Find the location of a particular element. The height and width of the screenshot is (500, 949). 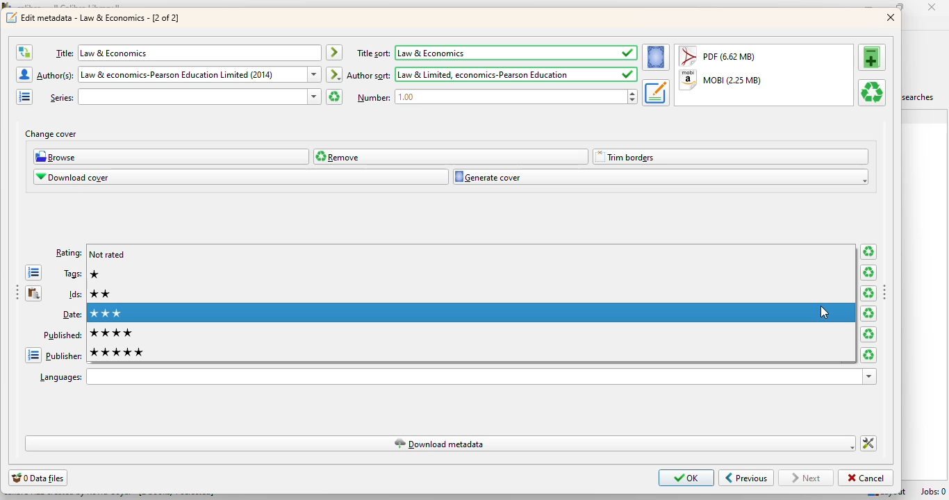

previous is located at coordinates (746, 478).